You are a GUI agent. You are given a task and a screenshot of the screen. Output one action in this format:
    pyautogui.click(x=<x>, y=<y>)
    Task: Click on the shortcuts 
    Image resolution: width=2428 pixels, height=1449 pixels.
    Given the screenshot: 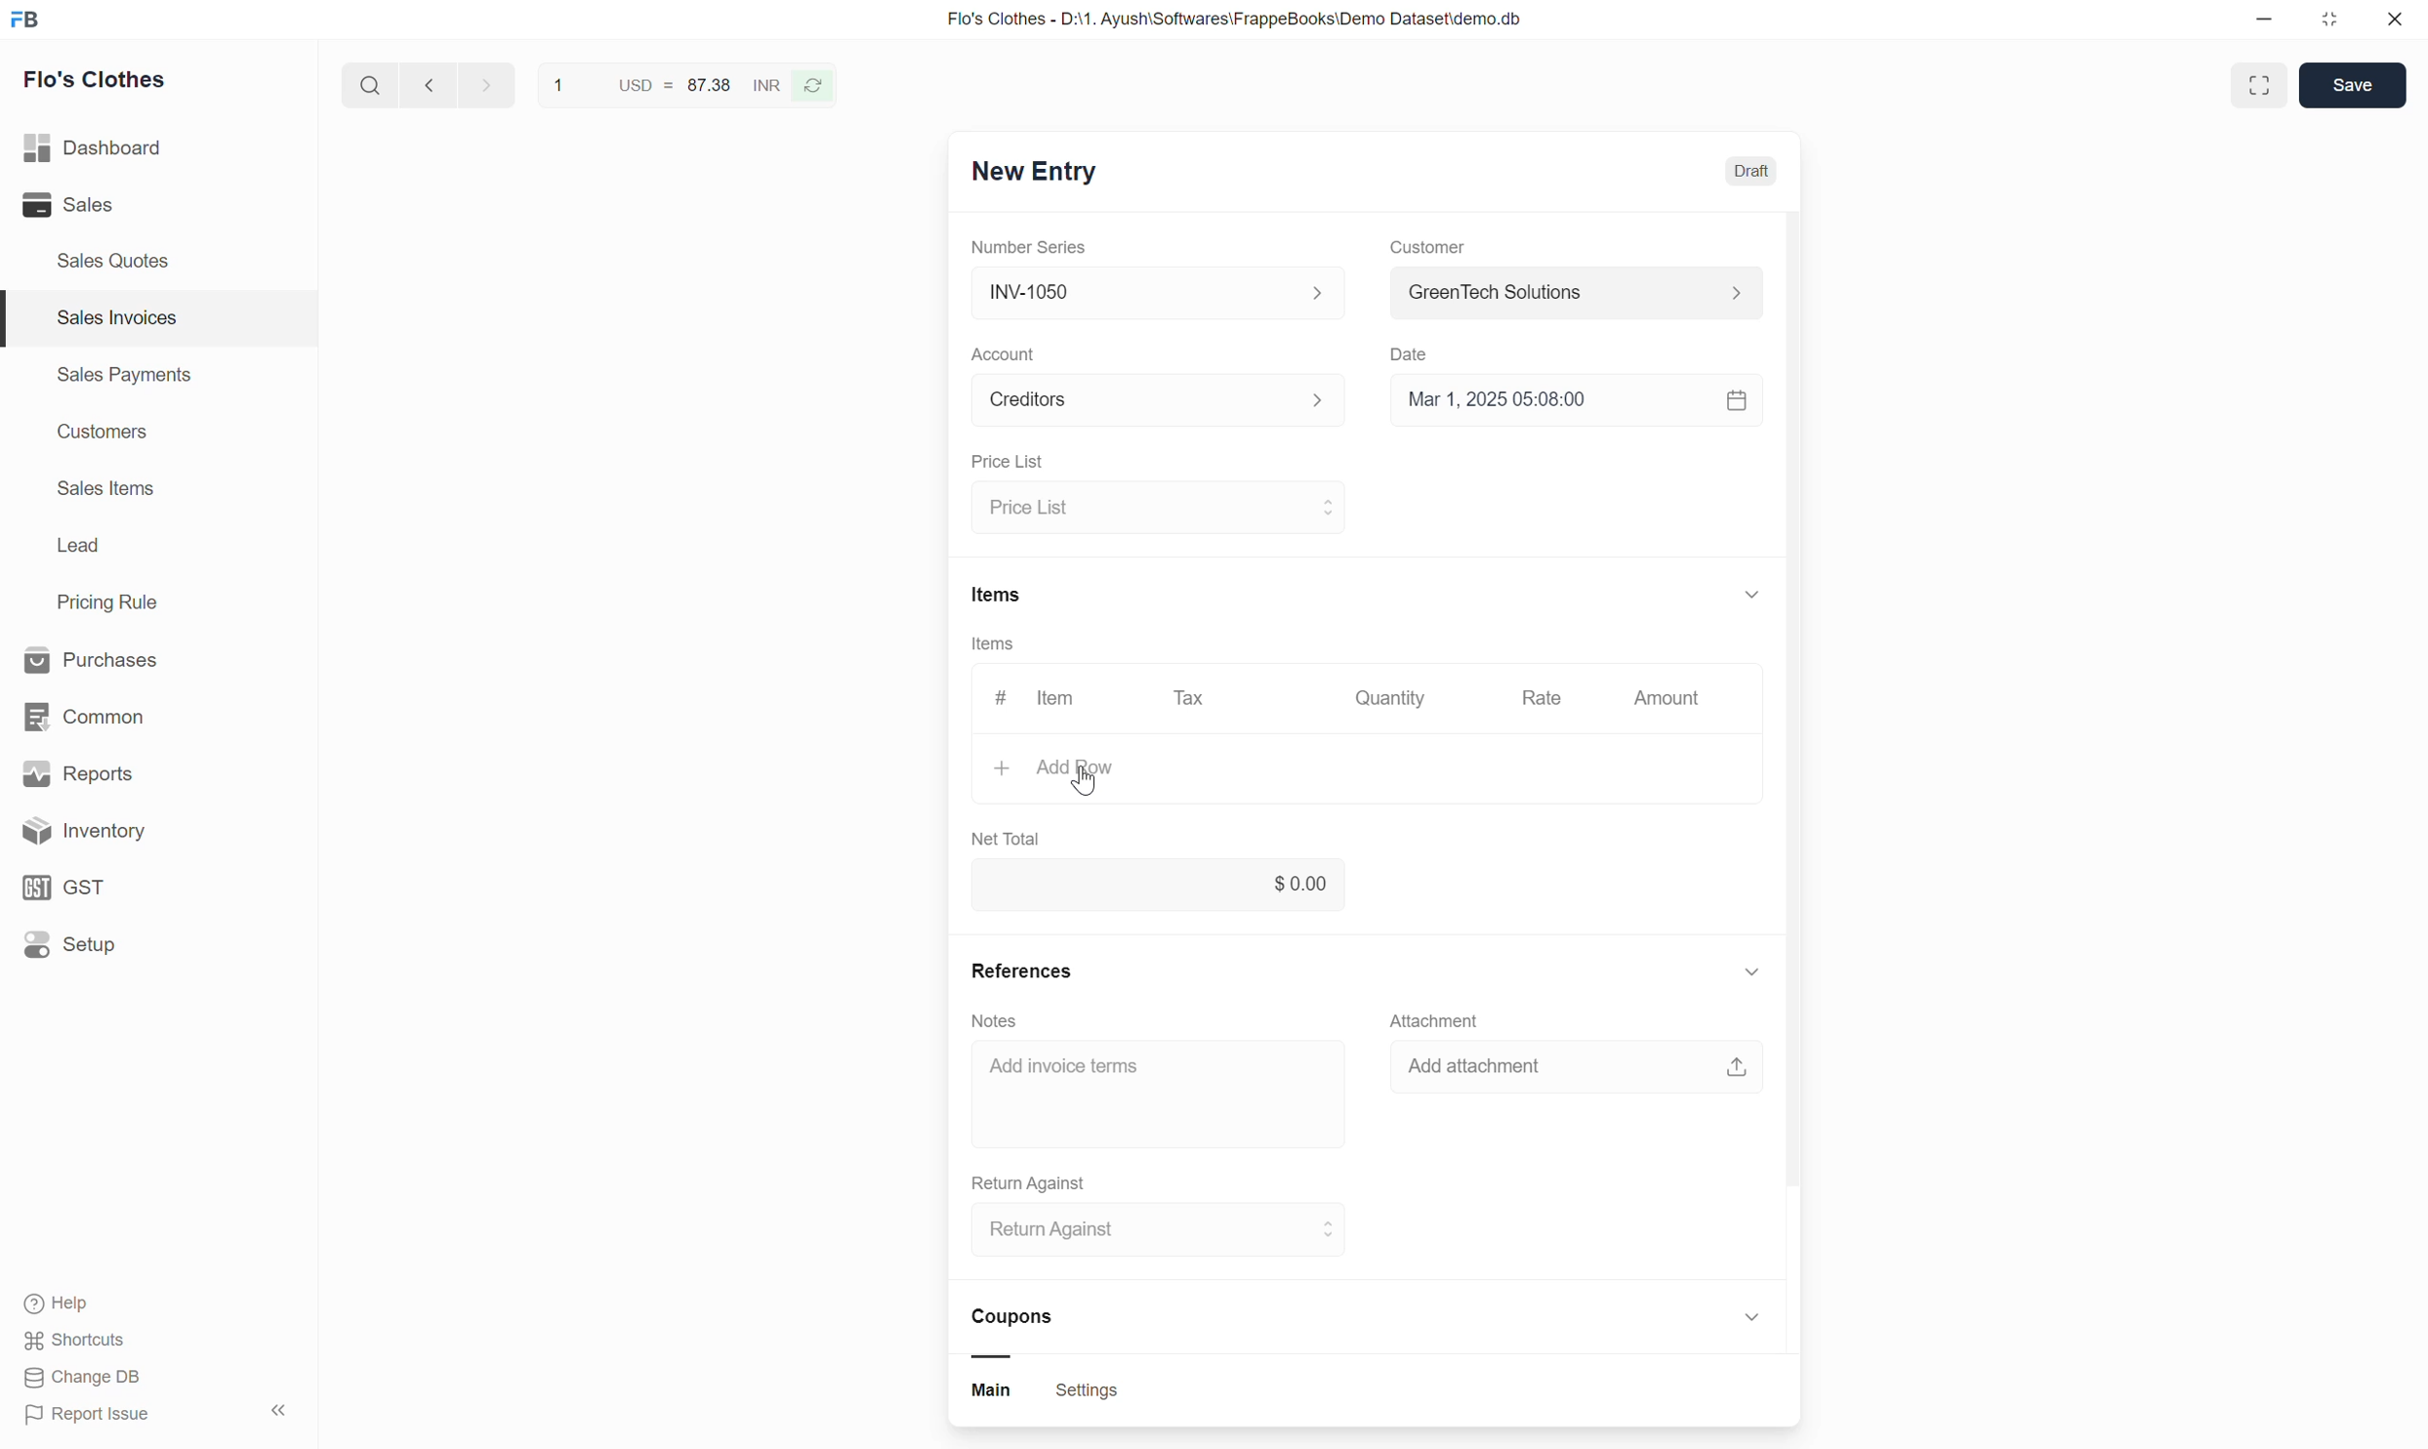 What is the action you would take?
    pyautogui.click(x=94, y=1340)
    